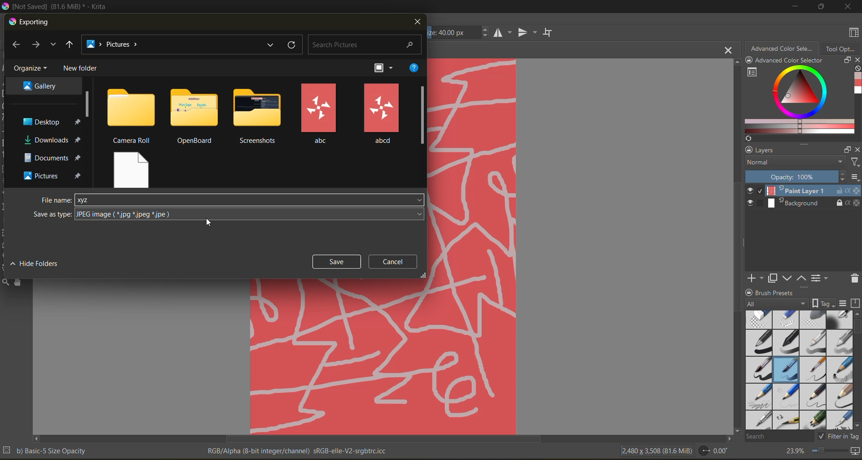  Describe the element at coordinates (849, 6) in the screenshot. I see `close` at that location.